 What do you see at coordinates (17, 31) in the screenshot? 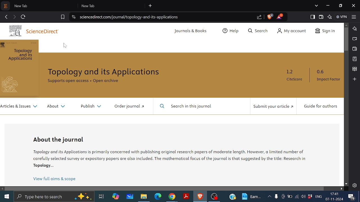
I see `scienceDirect logo` at bounding box center [17, 31].